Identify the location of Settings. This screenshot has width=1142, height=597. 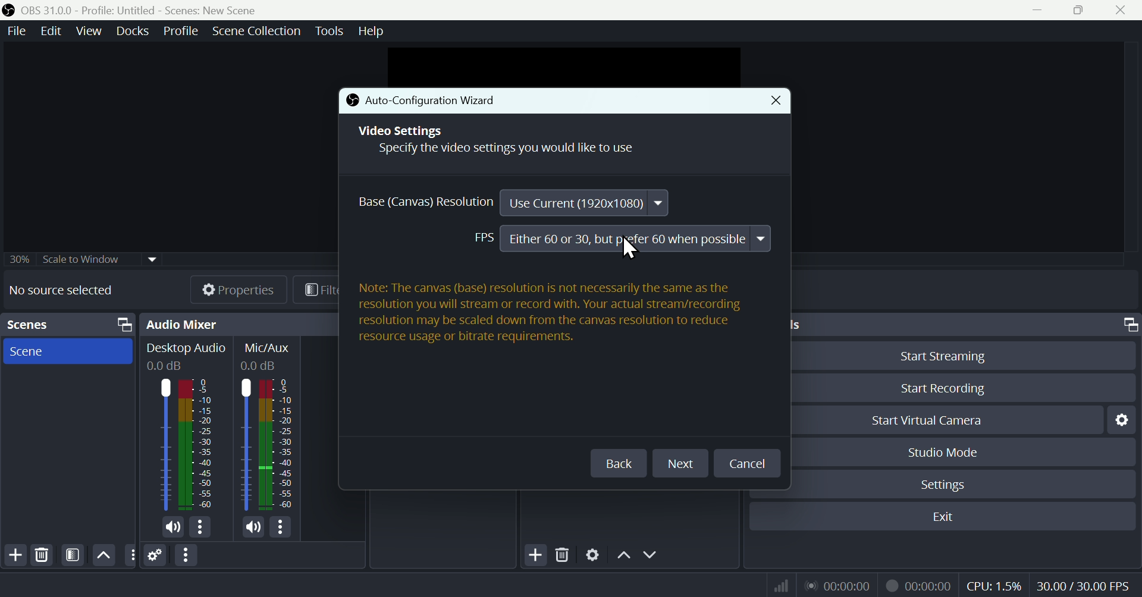
(1120, 420).